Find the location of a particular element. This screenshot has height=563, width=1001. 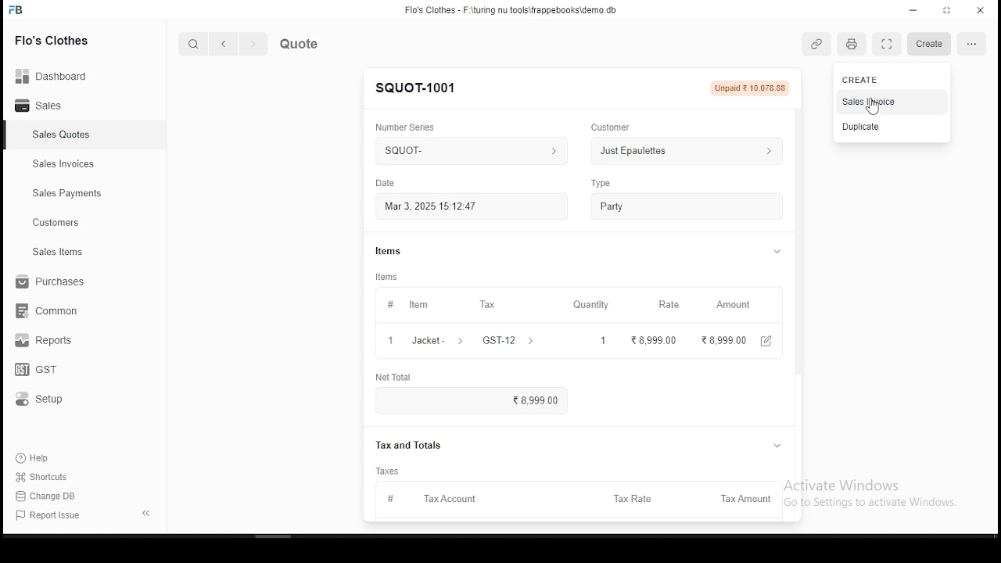

GST is located at coordinates (49, 371).